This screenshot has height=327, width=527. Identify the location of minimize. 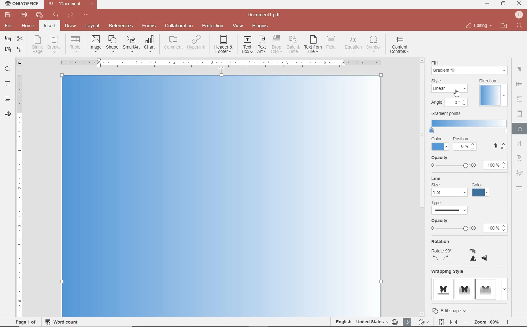
(488, 3).